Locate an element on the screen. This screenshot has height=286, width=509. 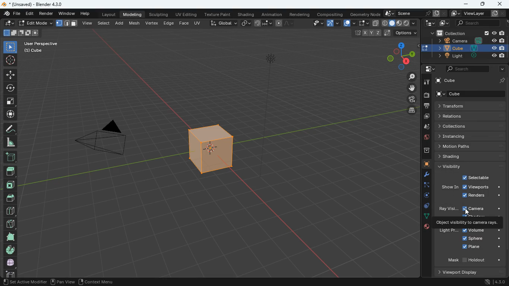
visibility is located at coordinates (471, 166).